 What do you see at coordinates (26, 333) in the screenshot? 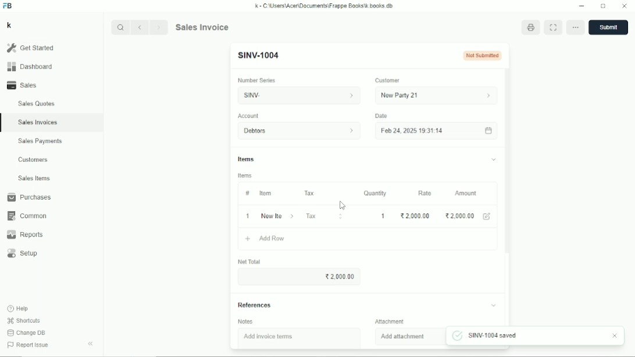
I see `Change DB` at bounding box center [26, 333].